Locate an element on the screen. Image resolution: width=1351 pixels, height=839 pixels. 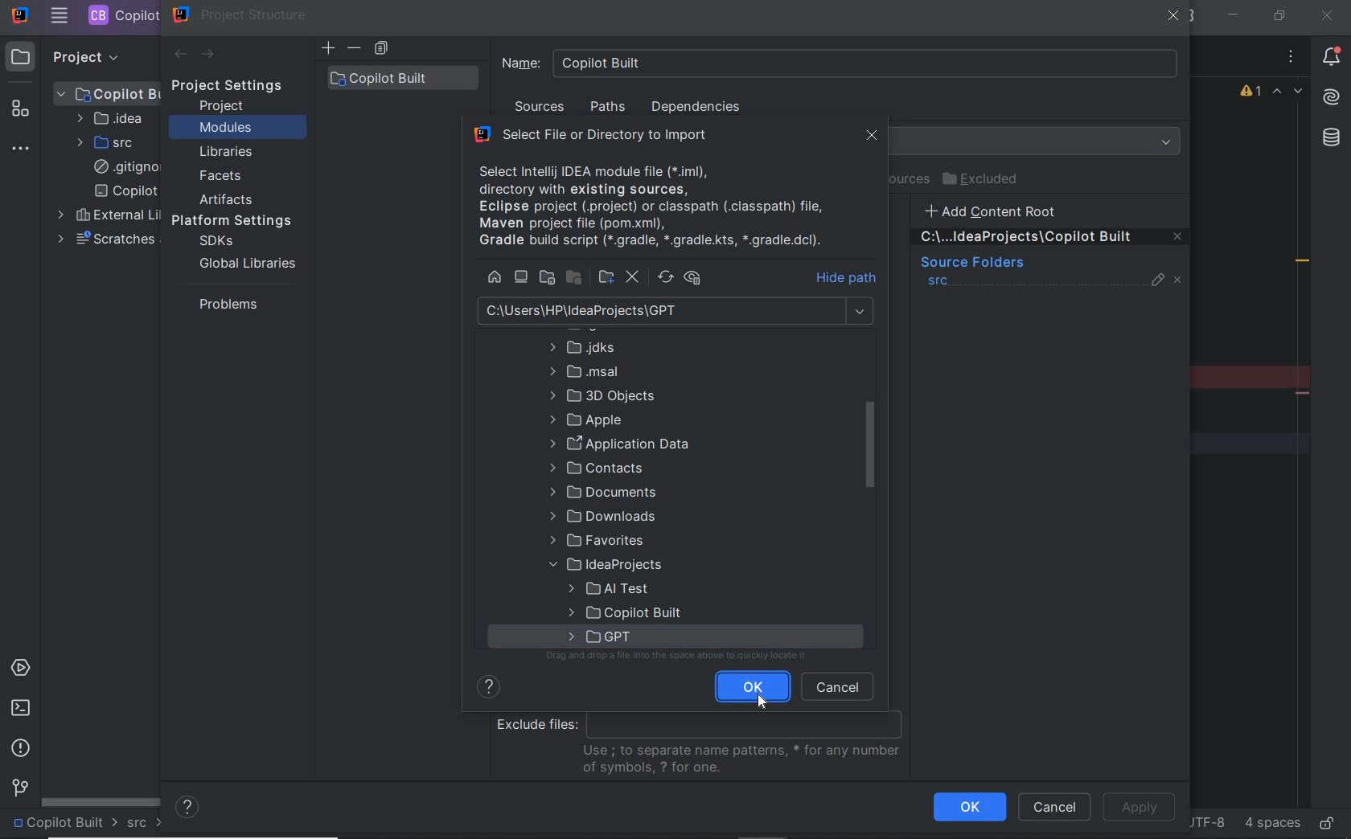
1 warning is located at coordinates (1252, 93).